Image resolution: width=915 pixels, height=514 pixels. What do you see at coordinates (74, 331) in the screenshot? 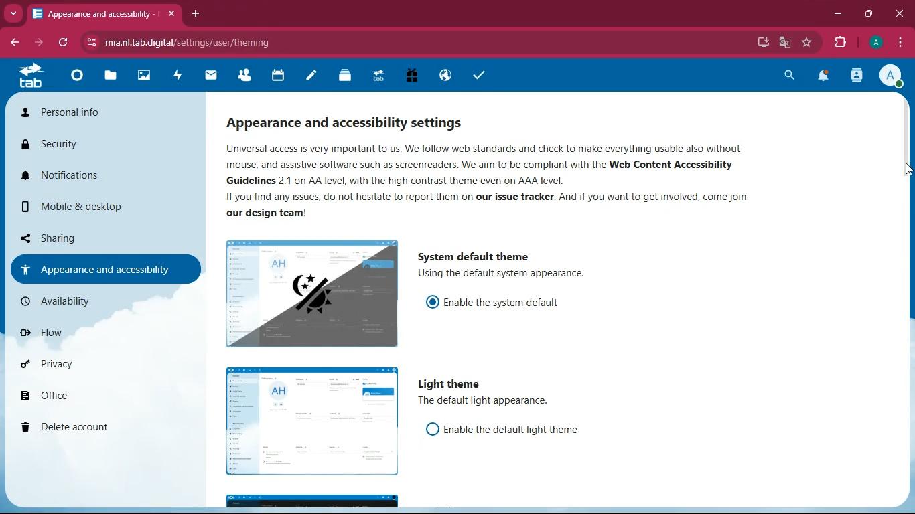
I see `flow` at bounding box center [74, 331].